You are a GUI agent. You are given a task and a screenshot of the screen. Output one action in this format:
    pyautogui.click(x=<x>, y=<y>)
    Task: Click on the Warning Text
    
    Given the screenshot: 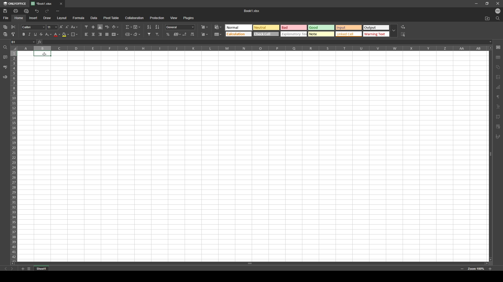 What is the action you would take?
    pyautogui.click(x=376, y=34)
    